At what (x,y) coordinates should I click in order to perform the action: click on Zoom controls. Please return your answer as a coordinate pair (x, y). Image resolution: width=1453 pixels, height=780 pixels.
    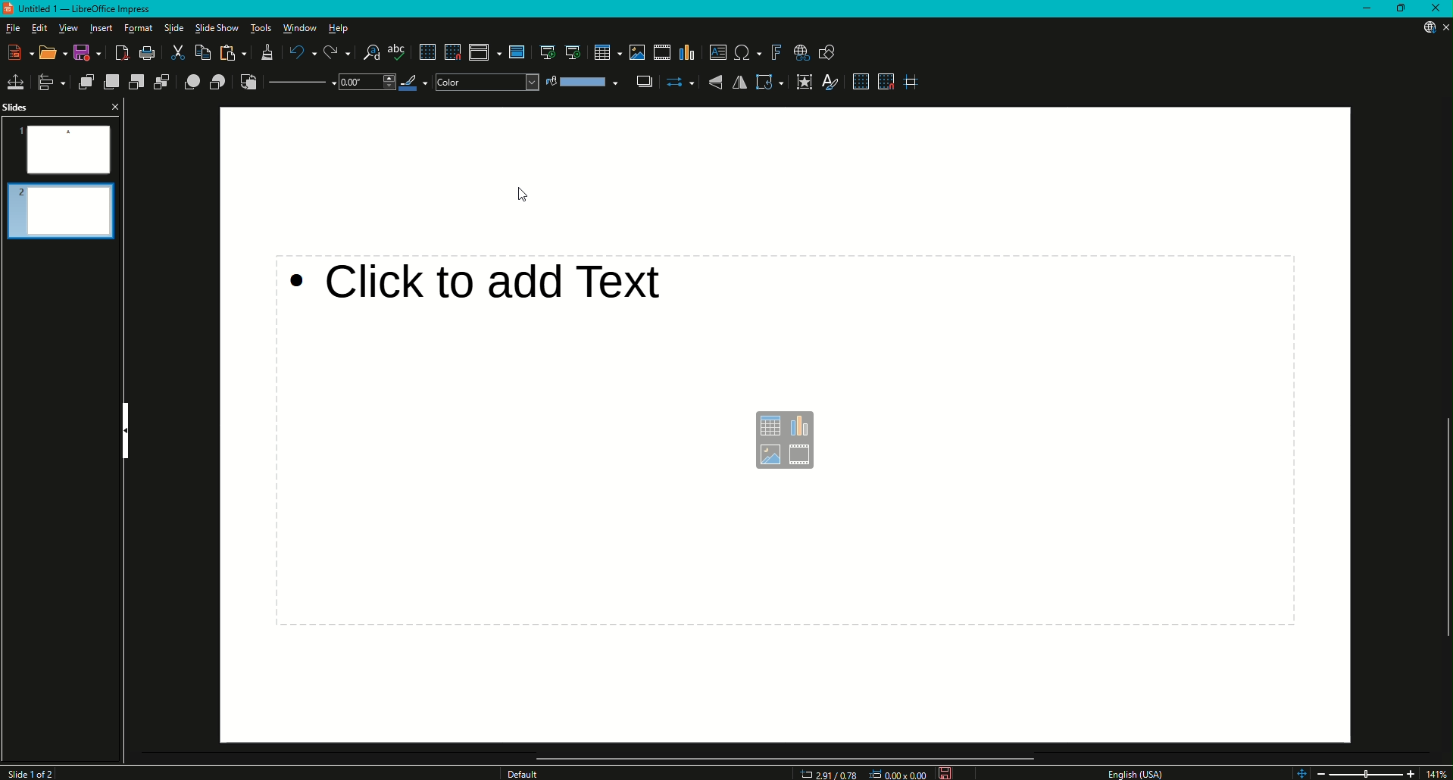
    Looking at the image, I should click on (1298, 770).